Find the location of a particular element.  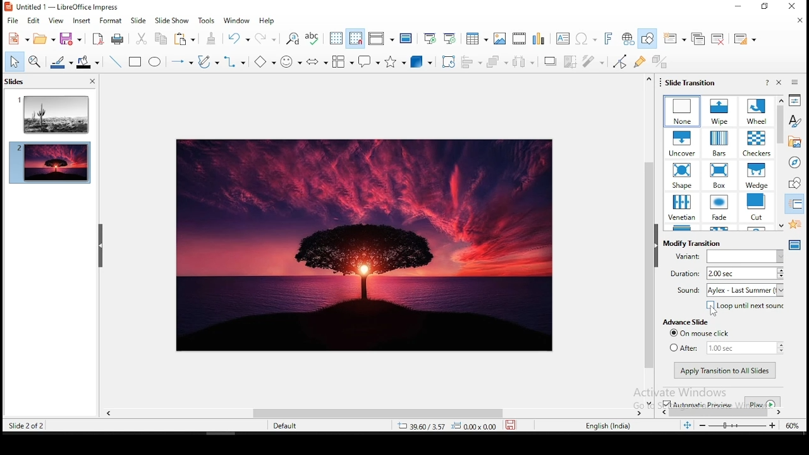

transition effects is located at coordinates (683, 176).